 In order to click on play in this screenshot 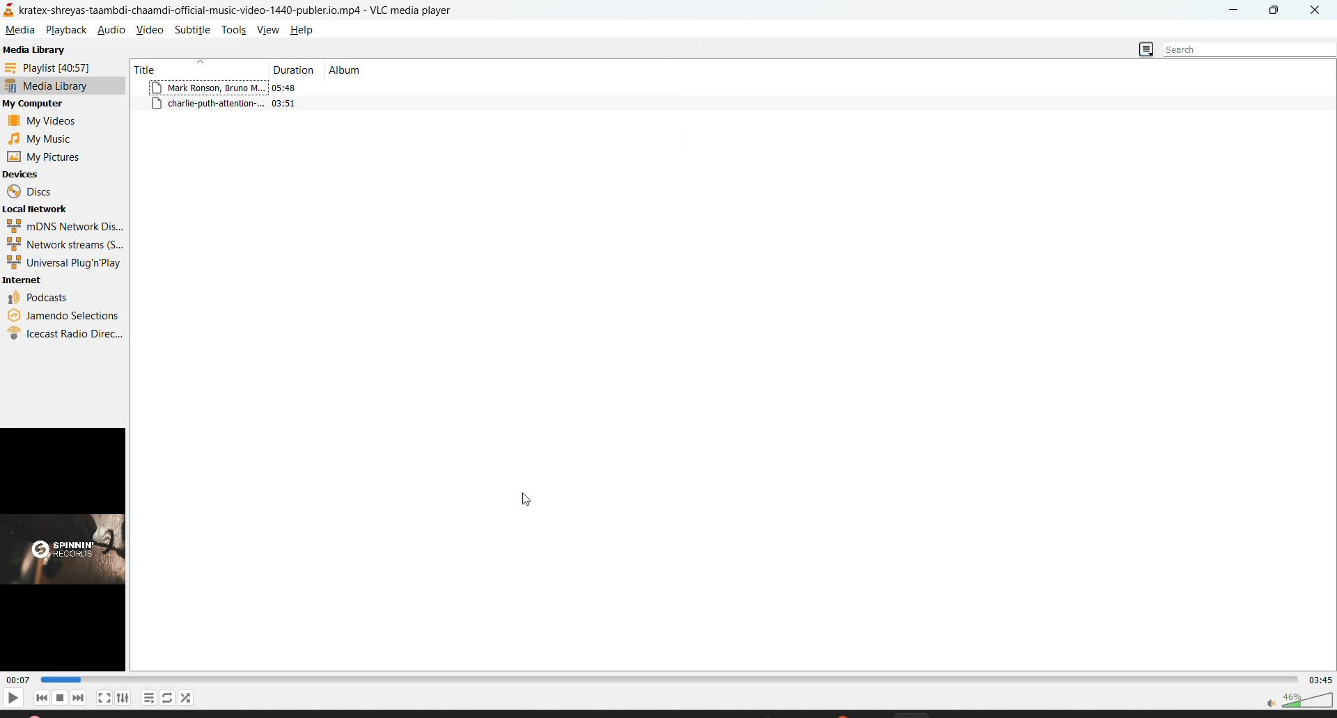, I will do `click(10, 696)`.